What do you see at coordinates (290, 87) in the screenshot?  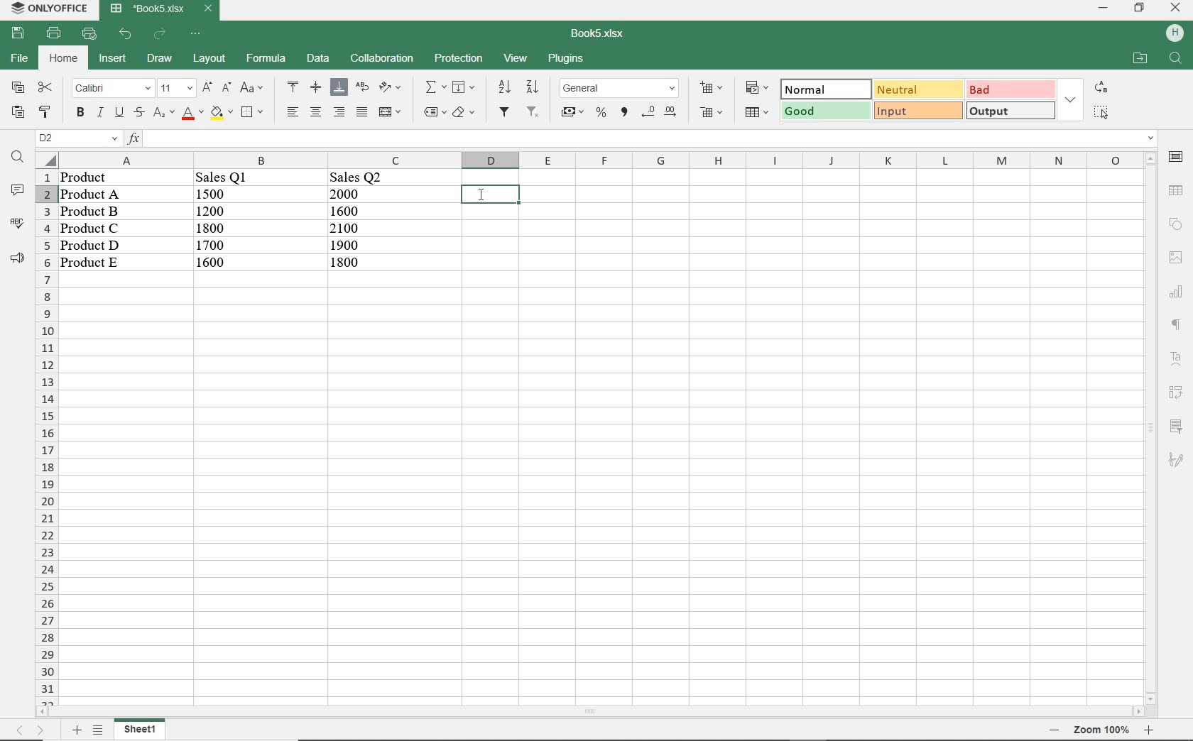 I see `align top` at bounding box center [290, 87].